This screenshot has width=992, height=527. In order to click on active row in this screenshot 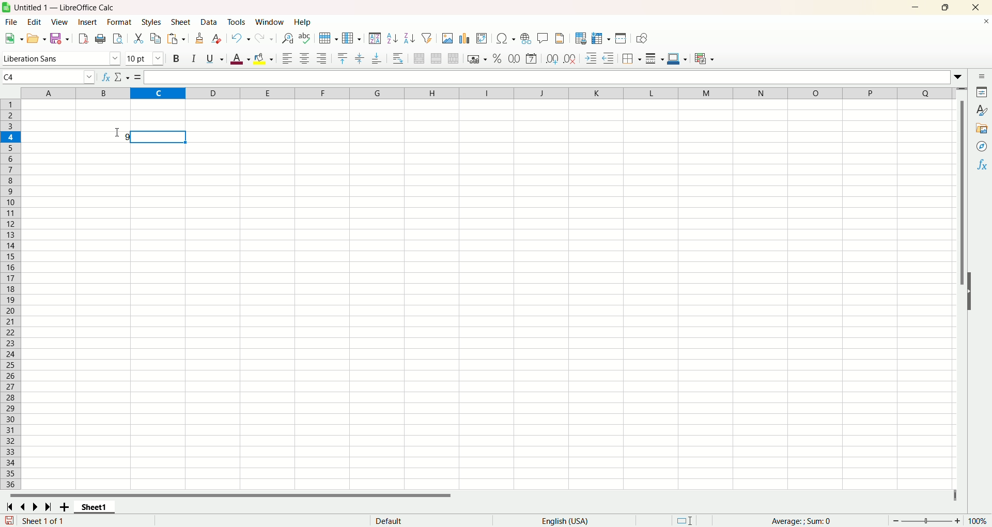, I will do `click(10, 136)`.